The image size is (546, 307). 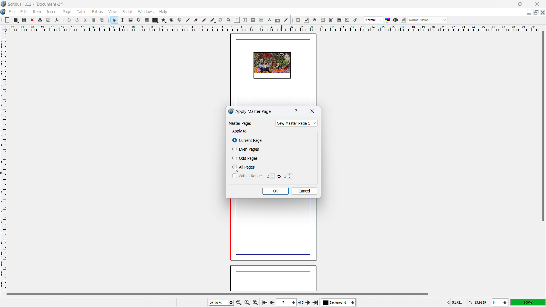 What do you see at coordinates (238, 170) in the screenshot?
I see `cursor` at bounding box center [238, 170].